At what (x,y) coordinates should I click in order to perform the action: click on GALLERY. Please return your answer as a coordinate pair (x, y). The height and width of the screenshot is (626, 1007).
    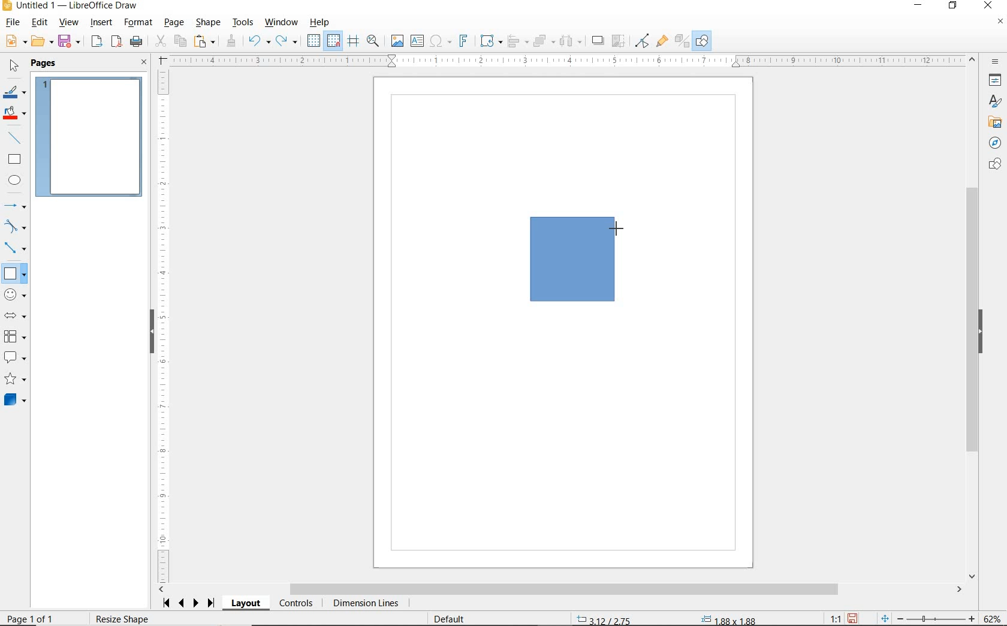
    Looking at the image, I should click on (993, 121).